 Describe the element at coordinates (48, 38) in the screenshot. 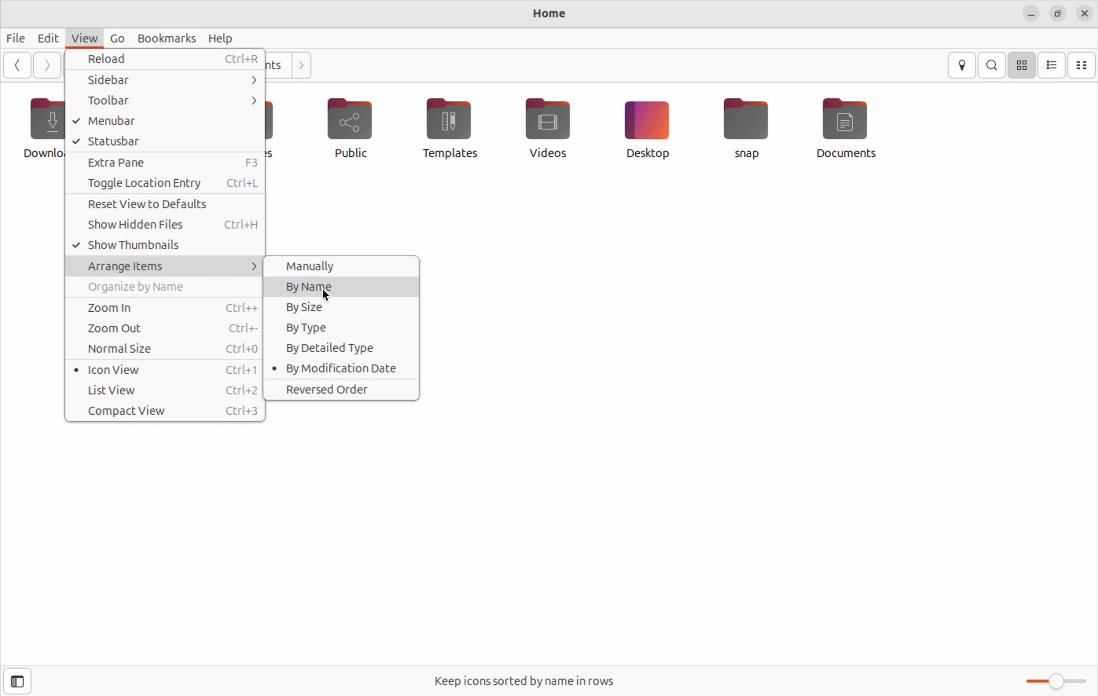

I see `Edit` at that location.